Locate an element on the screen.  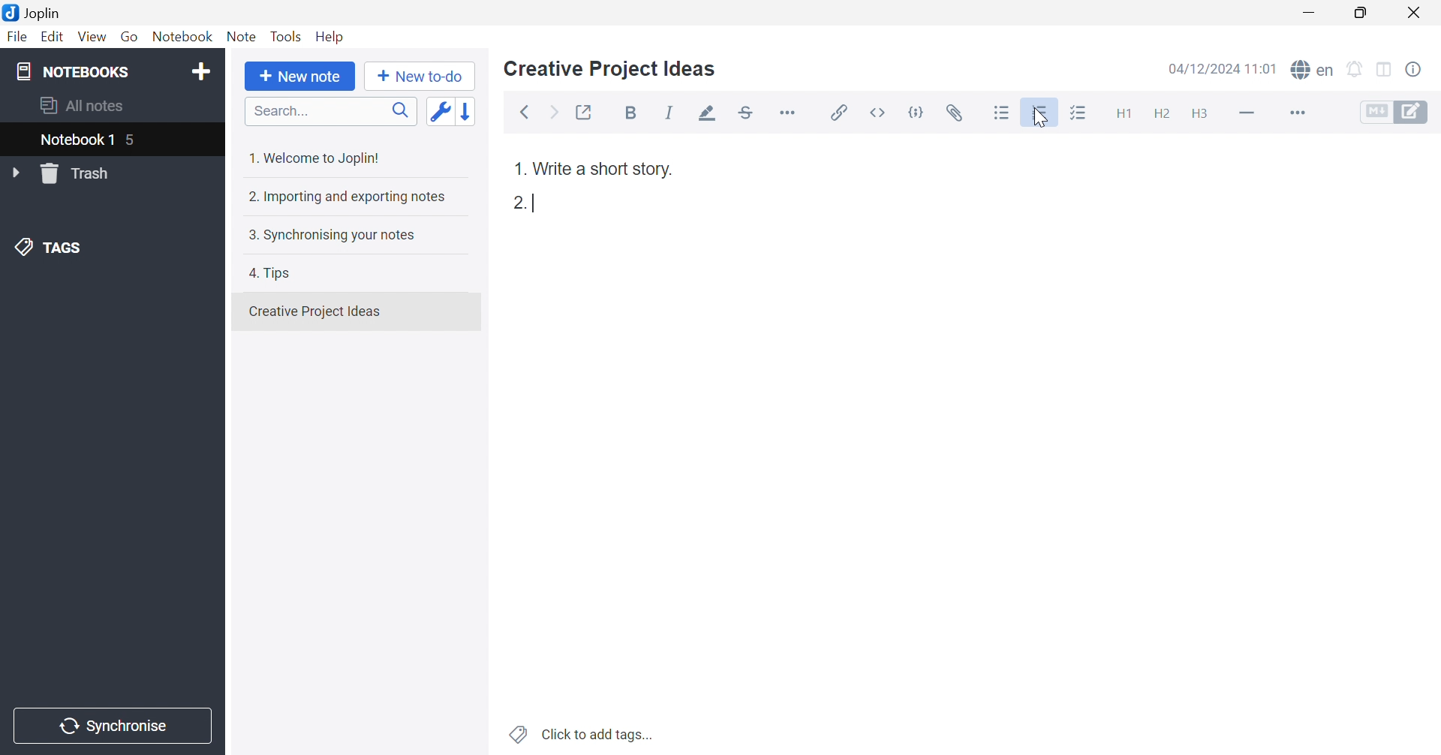
Heading 2 is located at coordinates (1163, 116).